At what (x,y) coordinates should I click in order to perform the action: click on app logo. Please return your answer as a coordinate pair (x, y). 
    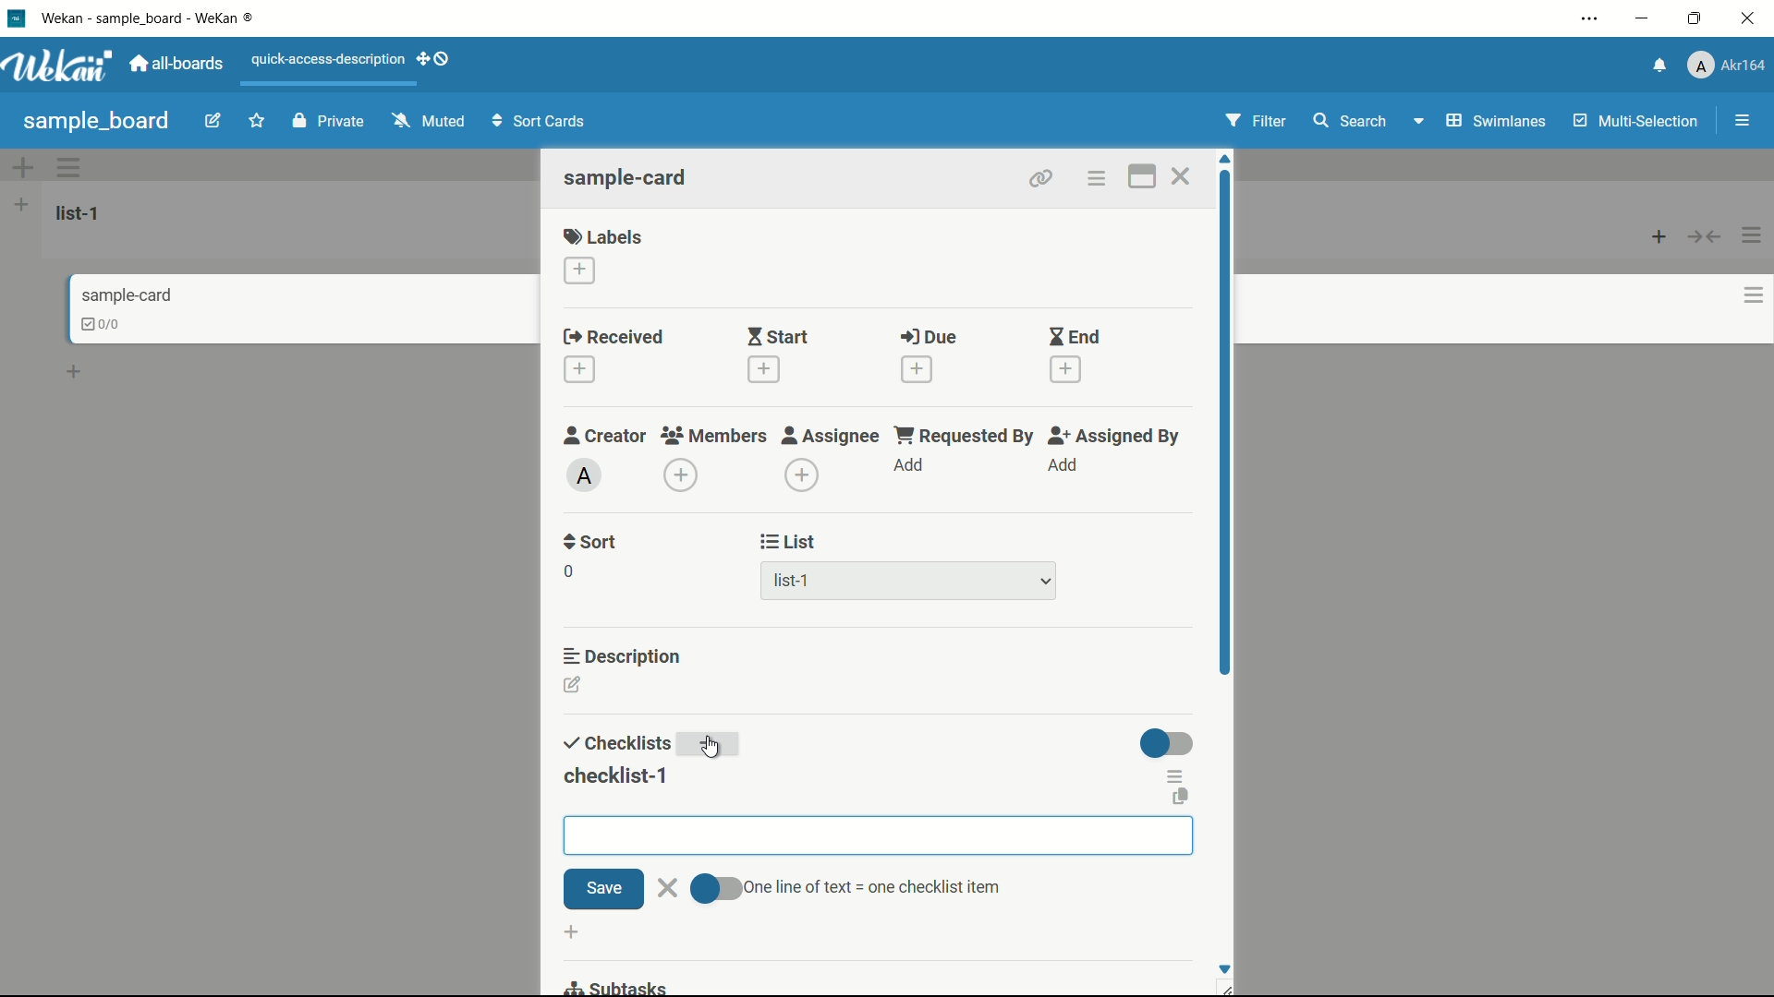
    Looking at the image, I should click on (57, 66).